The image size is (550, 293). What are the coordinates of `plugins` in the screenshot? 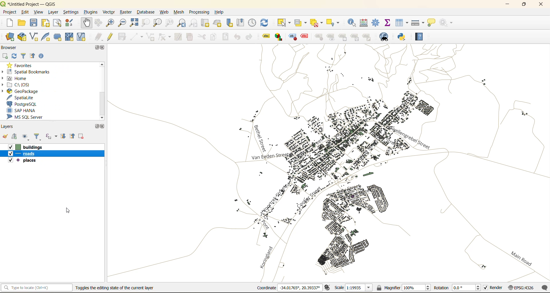 It's located at (91, 12).